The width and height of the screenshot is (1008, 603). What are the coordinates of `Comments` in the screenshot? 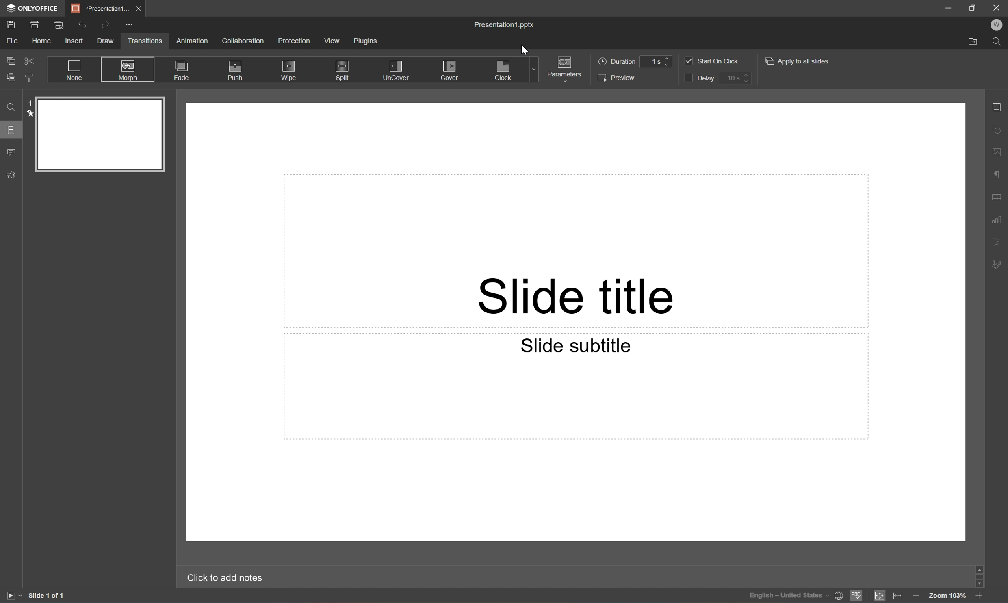 It's located at (11, 153).